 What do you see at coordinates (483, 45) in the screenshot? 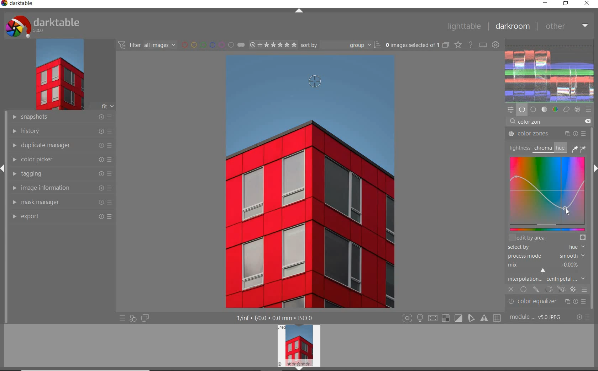
I see `define keyboard shortcuts` at bounding box center [483, 45].